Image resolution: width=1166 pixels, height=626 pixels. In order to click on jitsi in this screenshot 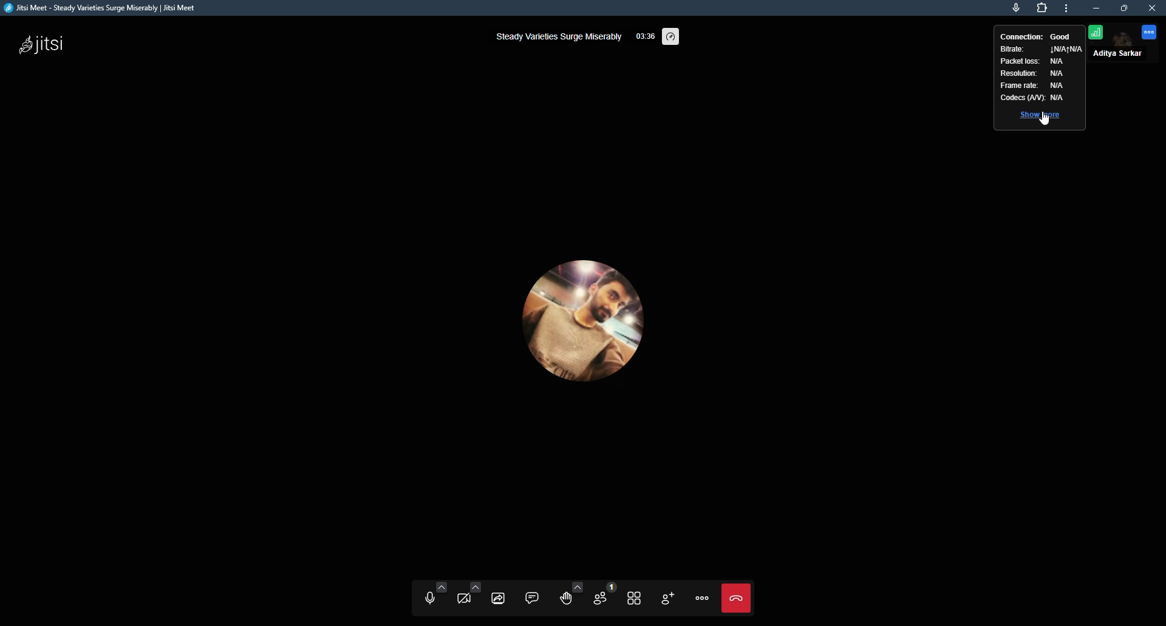, I will do `click(108, 10)`.